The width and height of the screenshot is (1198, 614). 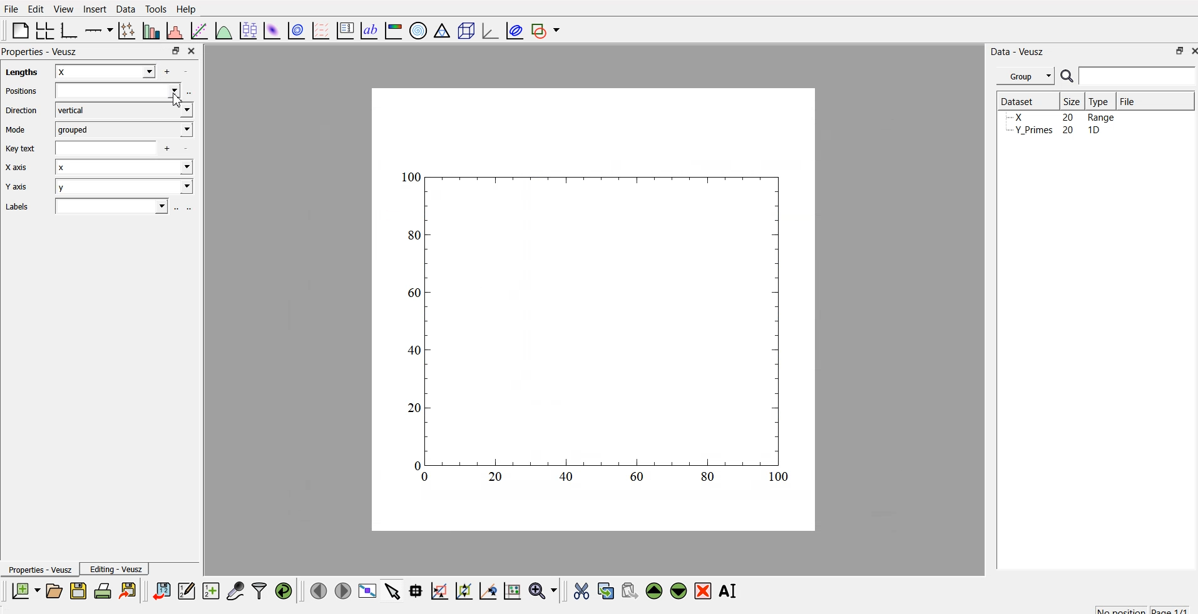 I want to click on filter data, so click(x=259, y=589).